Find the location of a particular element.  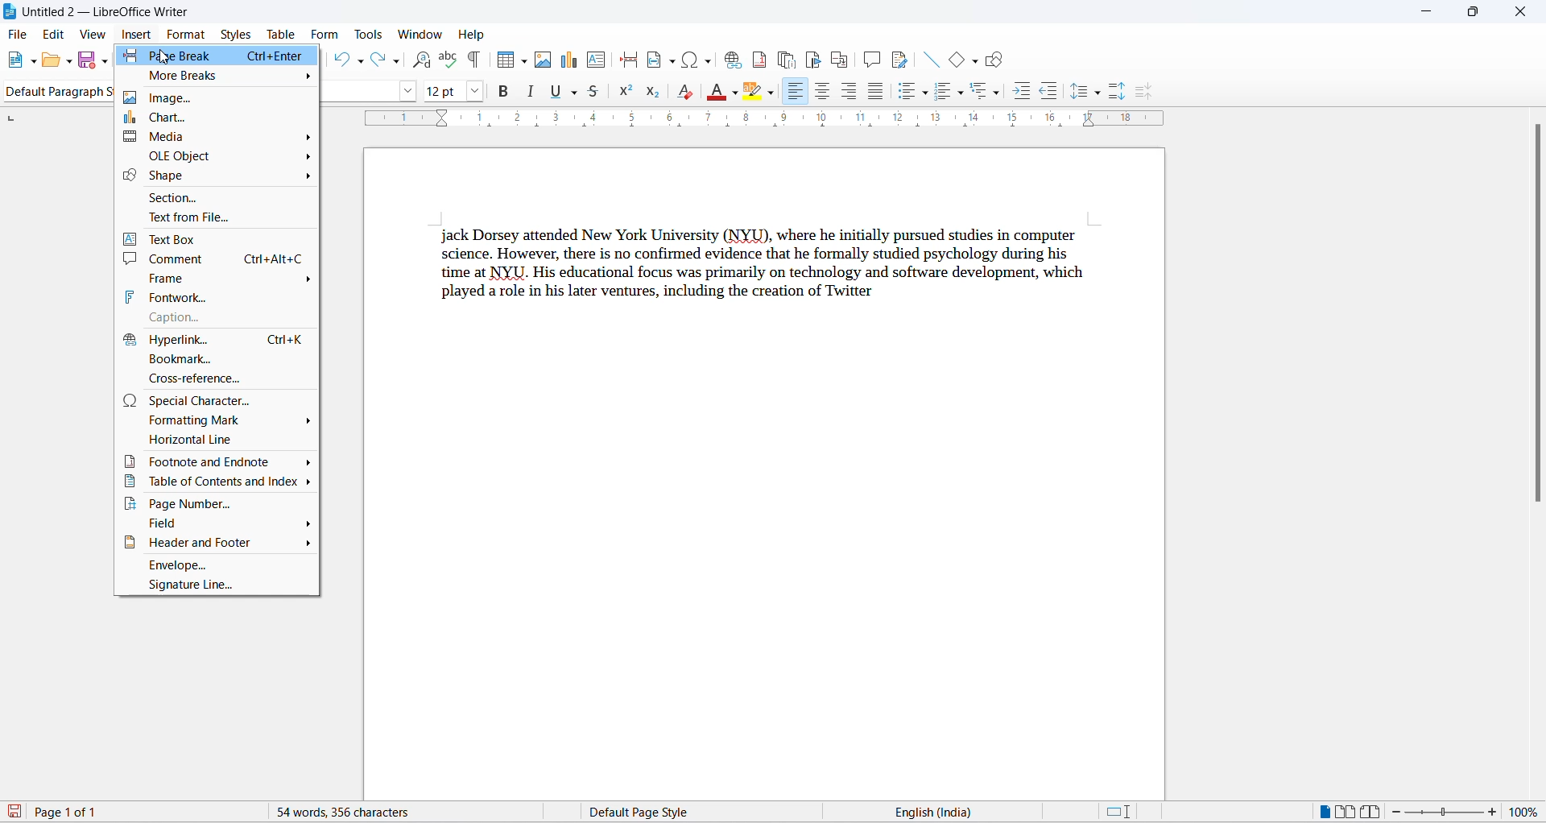

toggle formatting marks is located at coordinates (472, 62).